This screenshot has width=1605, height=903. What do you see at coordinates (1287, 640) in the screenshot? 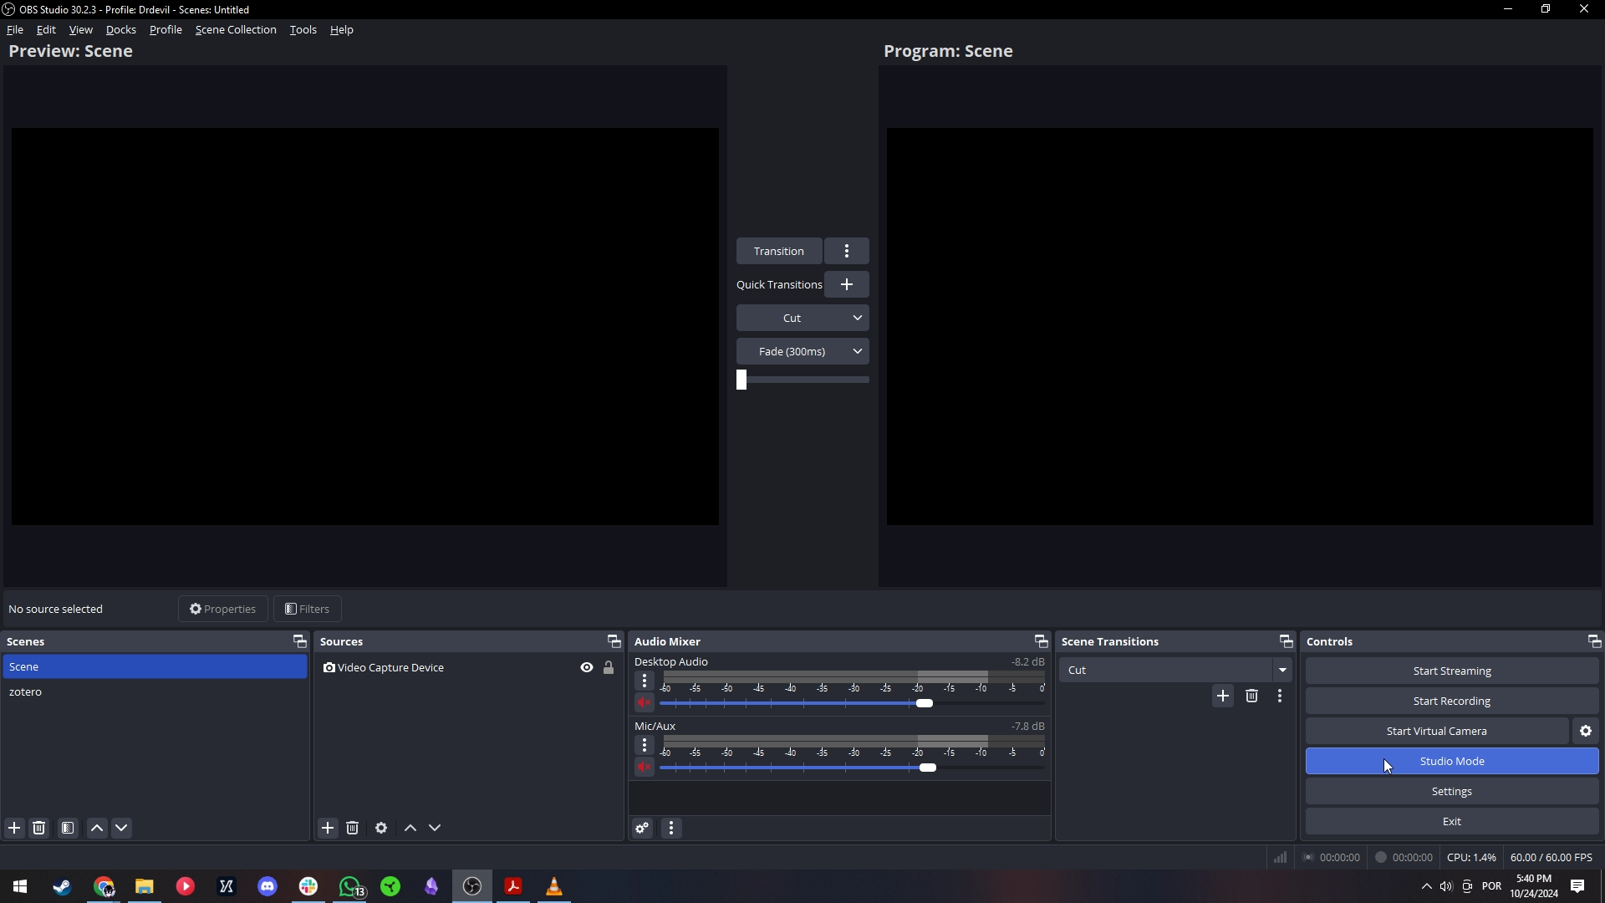
I see `Separate scene transitions menu` at bounding box center [1287, 640].